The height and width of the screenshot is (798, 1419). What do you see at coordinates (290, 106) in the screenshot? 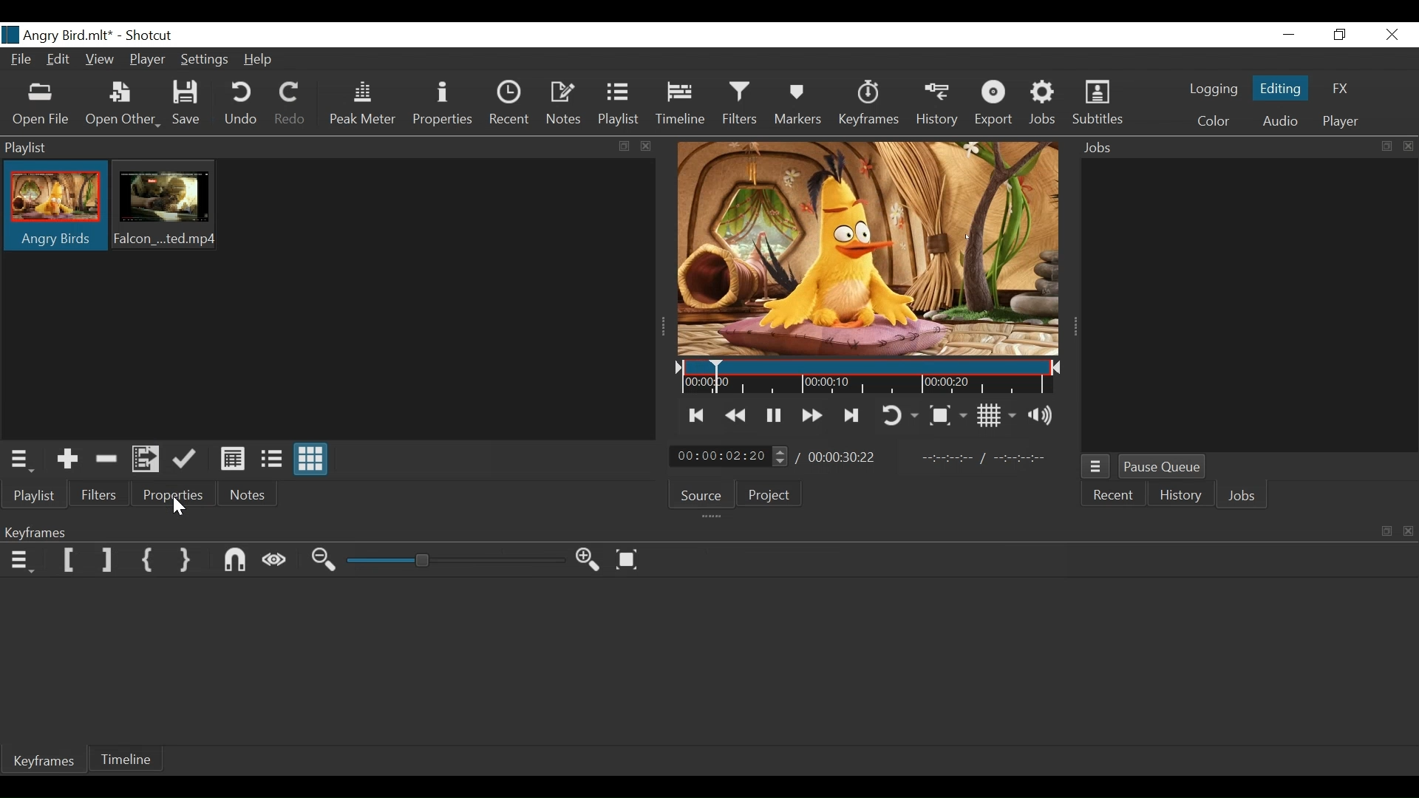
I see `Redo` at bounding box center [290, 106].